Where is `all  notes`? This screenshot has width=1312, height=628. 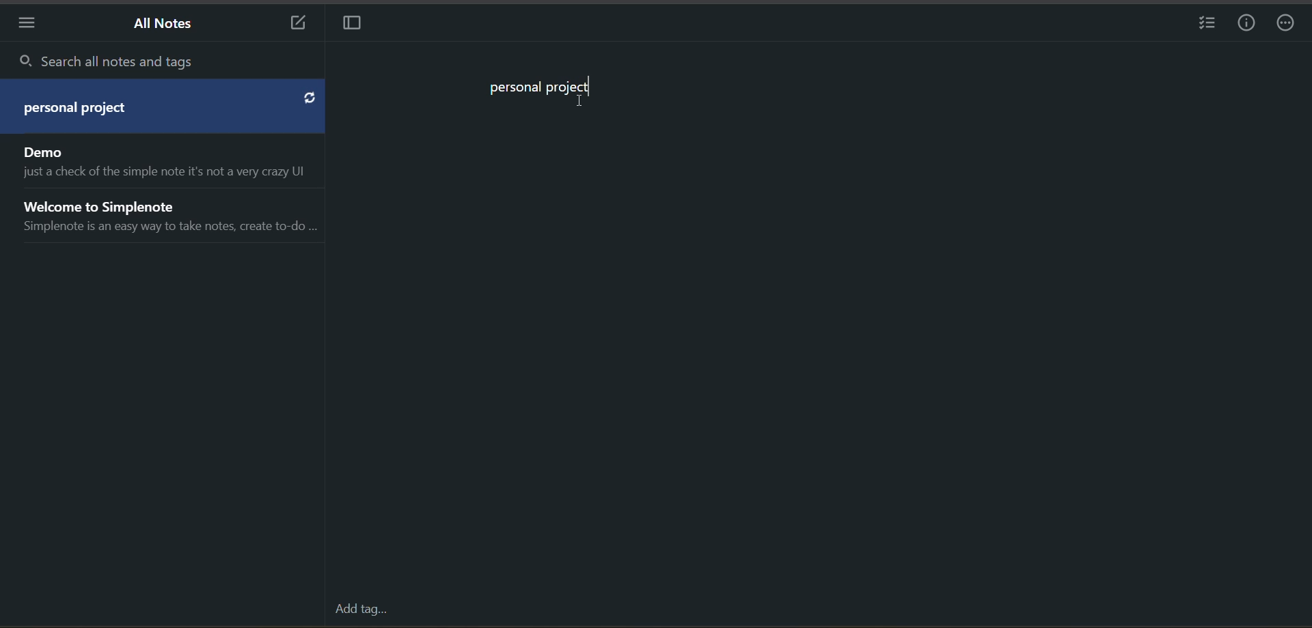
all  notes is located at coordinates (166, 23).